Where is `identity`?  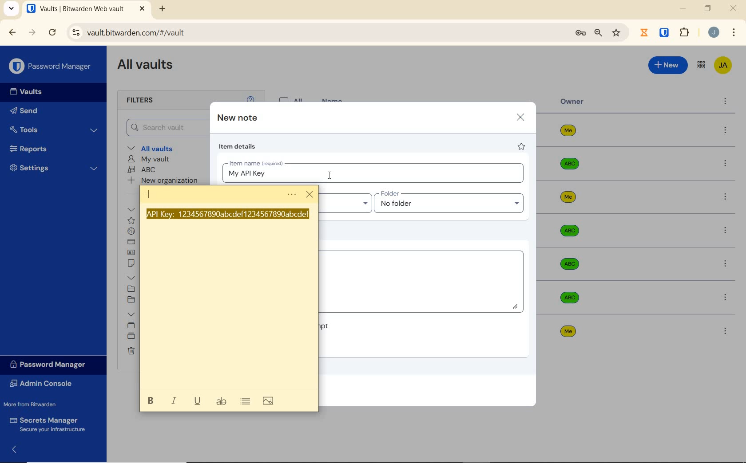 identity is located at coordinates (132, 253).